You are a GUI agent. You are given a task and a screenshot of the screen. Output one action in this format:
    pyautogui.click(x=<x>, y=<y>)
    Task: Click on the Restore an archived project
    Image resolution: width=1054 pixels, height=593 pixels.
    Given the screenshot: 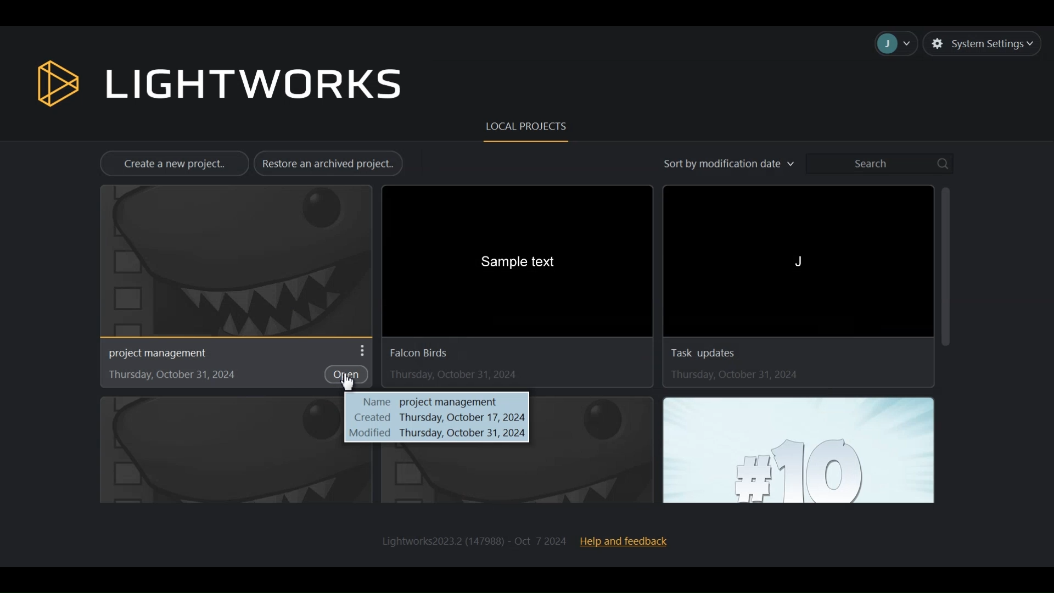 What is the action you would take?
    pyautogui.click(x=329, y=164)
    